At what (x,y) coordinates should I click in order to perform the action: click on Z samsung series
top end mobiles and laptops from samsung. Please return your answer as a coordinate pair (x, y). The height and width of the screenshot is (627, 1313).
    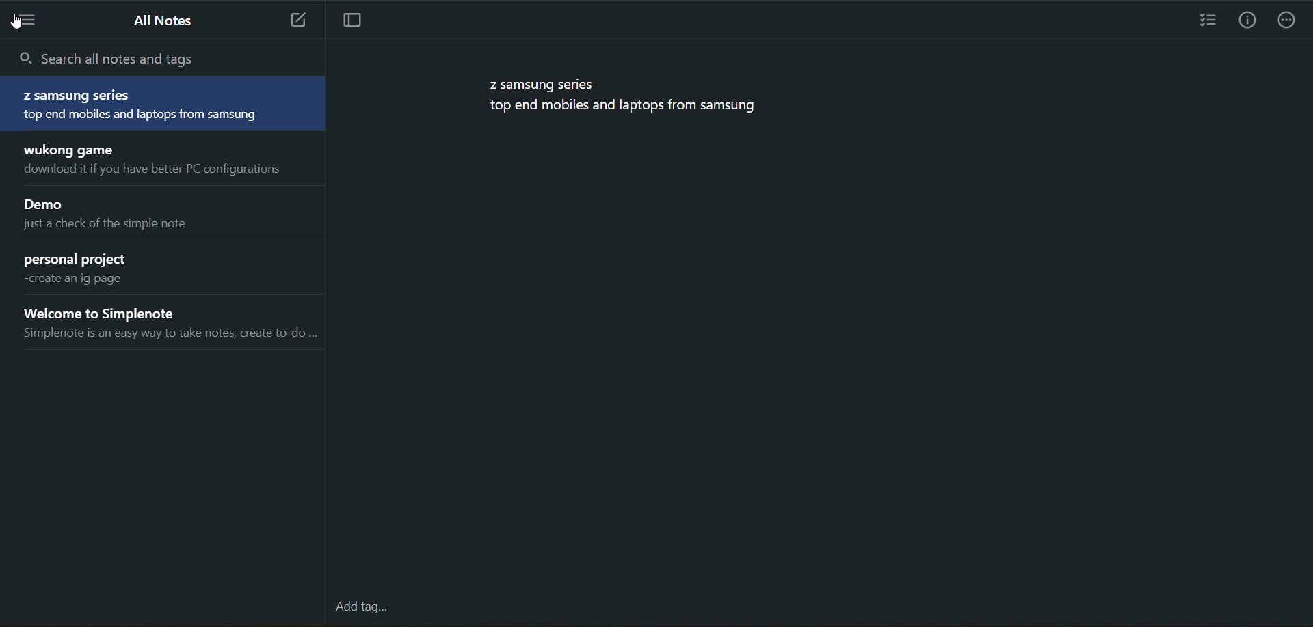
    Looking at the image, I should click on (626, 98).